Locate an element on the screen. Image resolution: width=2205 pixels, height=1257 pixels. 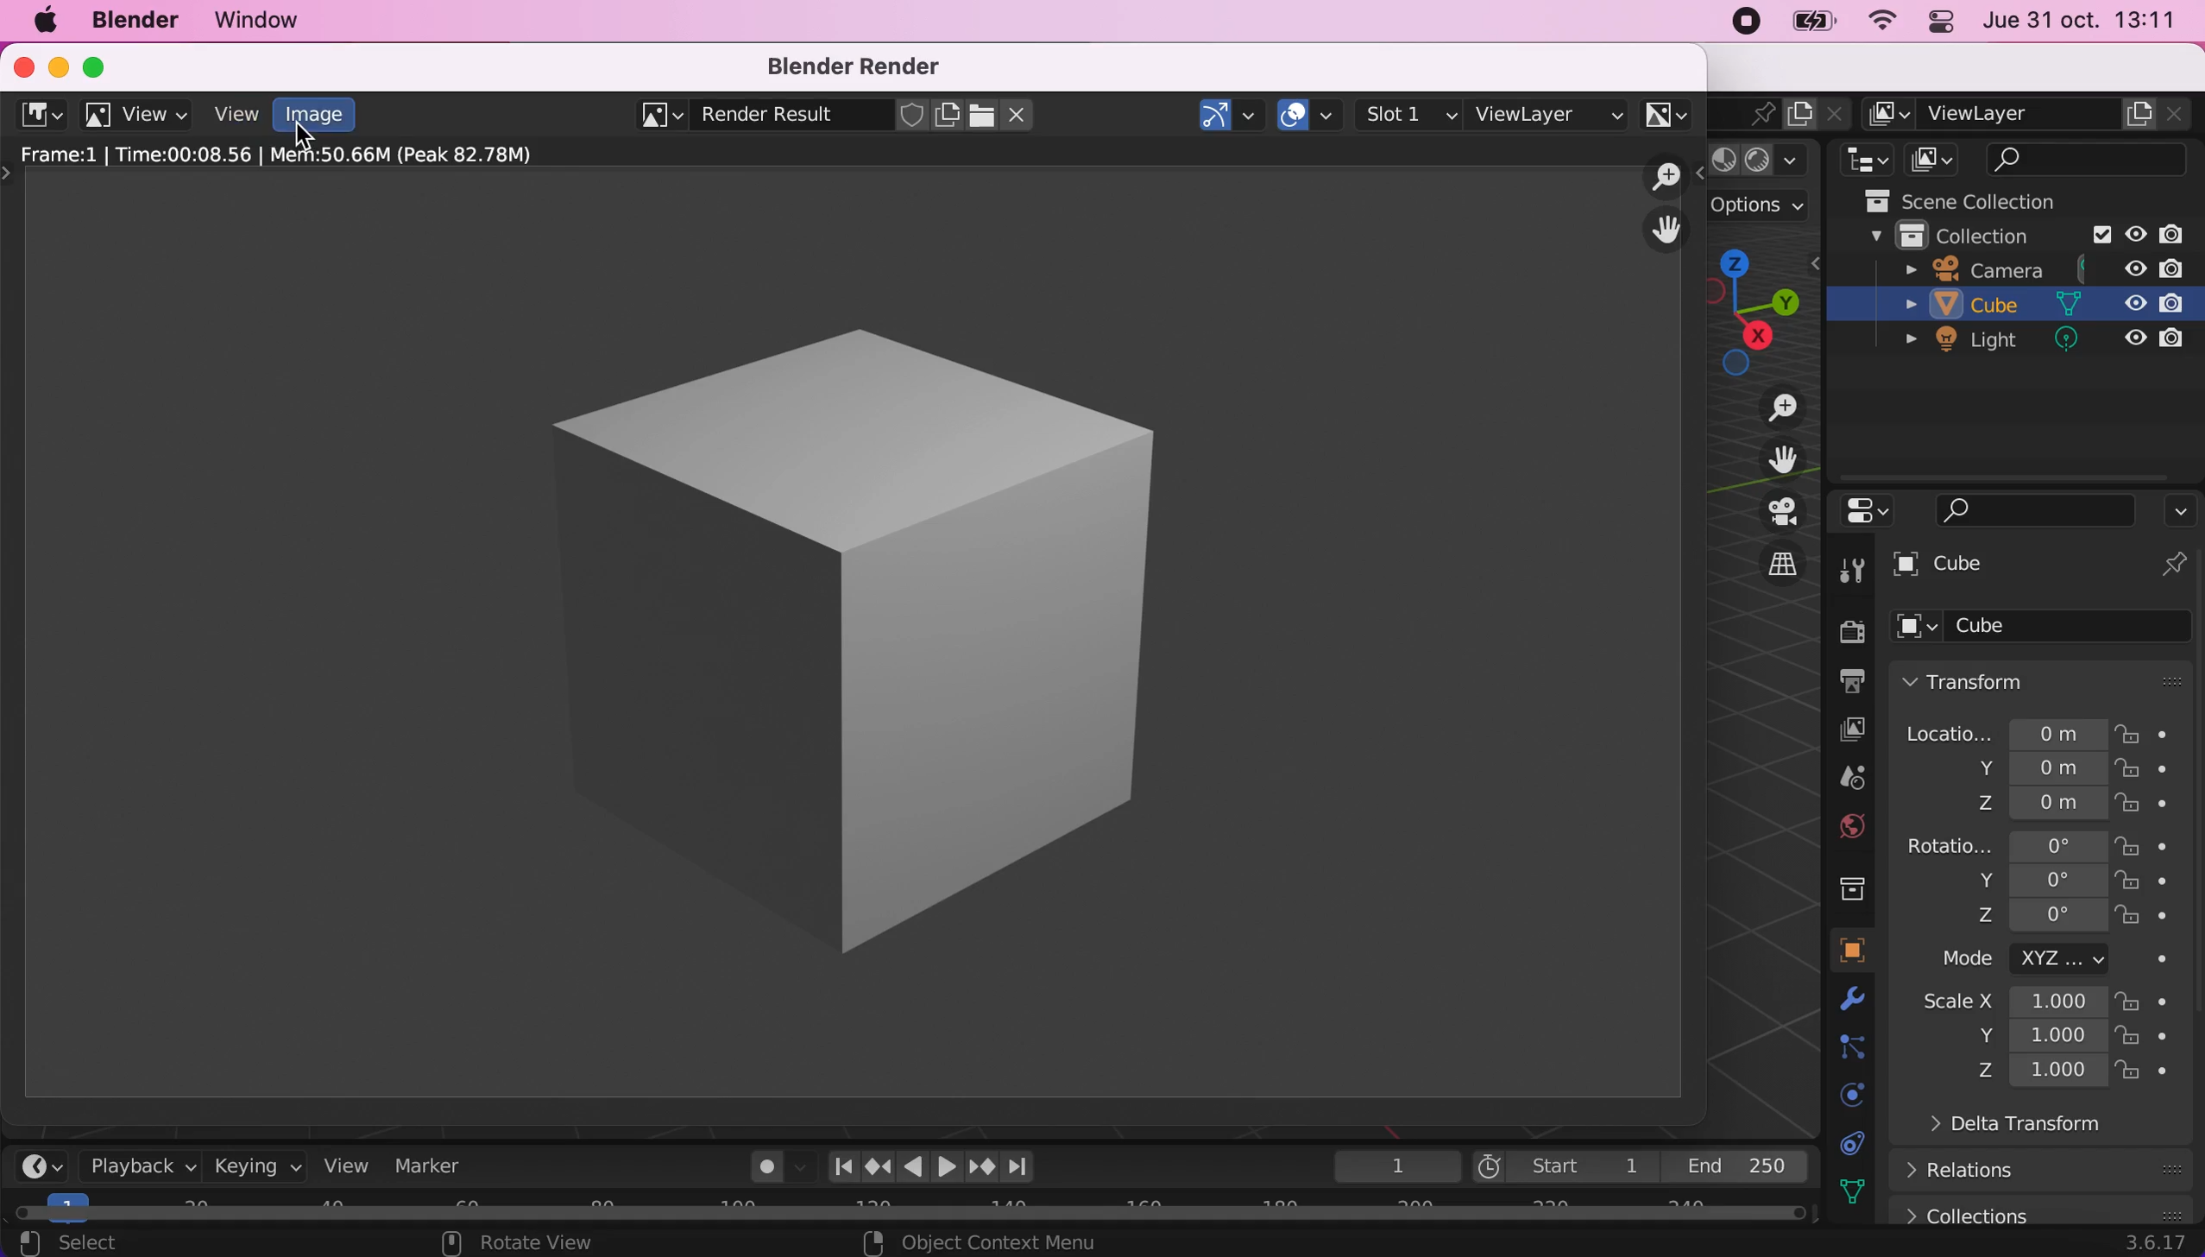
options is located at coordinates (2180, 510).